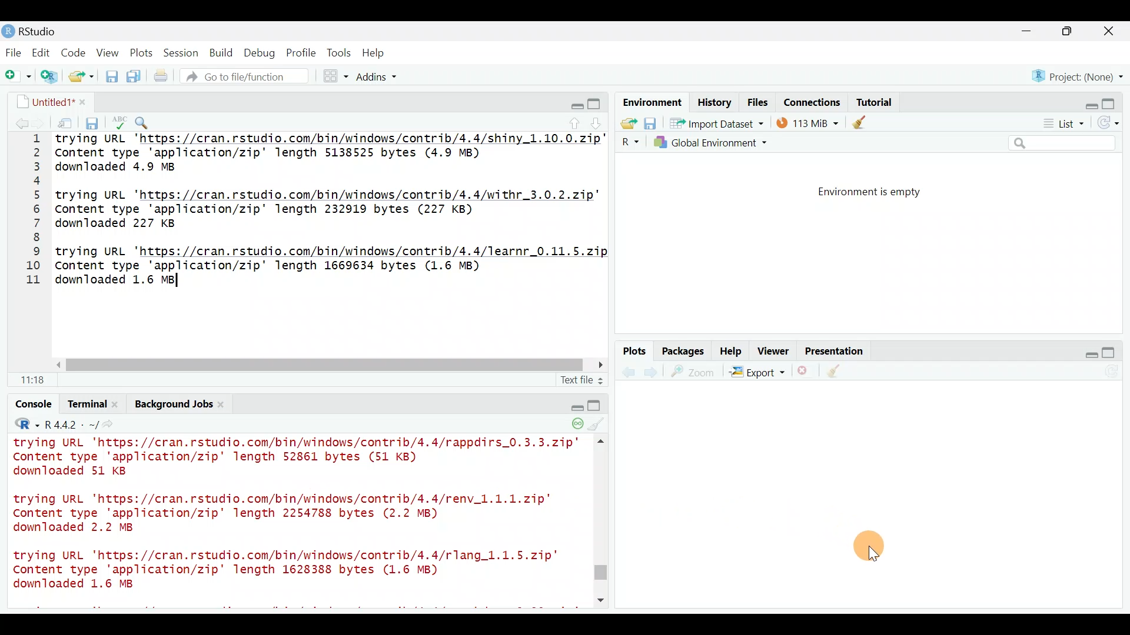 Image resolution: width=1130 pixels, height=635 pixels. What do you see at coordinates (873, 100) in the screenshot?
I see `Tutorial` at bounding box center [873, 100].